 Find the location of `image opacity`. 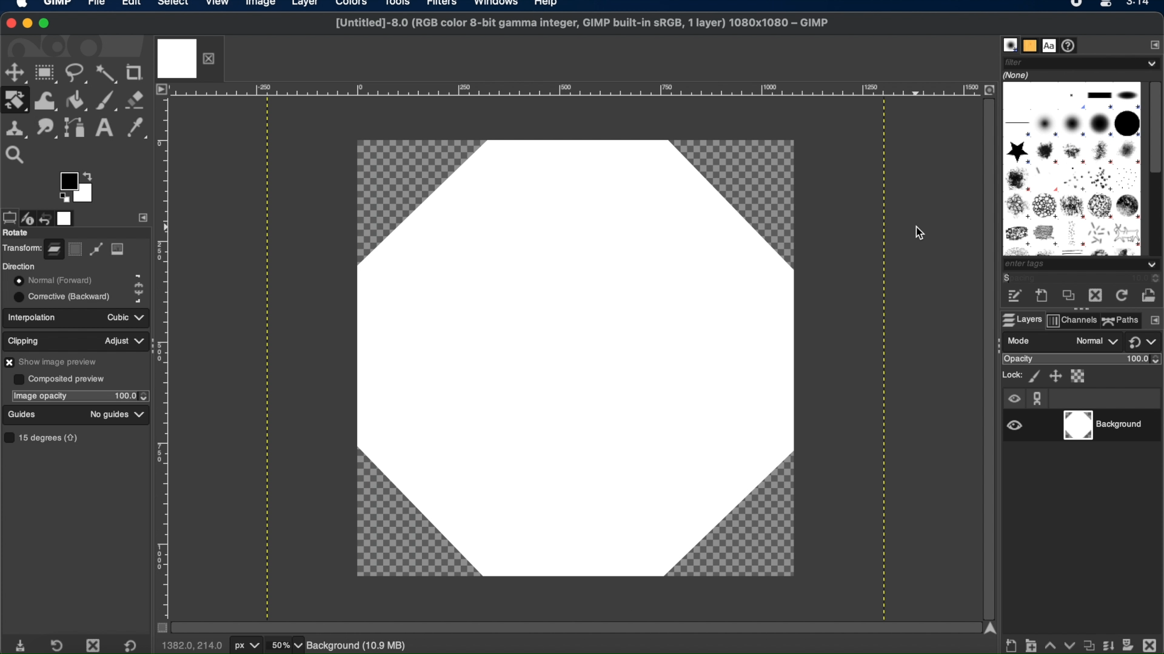

image opacity is located at coordinates (39, 396).